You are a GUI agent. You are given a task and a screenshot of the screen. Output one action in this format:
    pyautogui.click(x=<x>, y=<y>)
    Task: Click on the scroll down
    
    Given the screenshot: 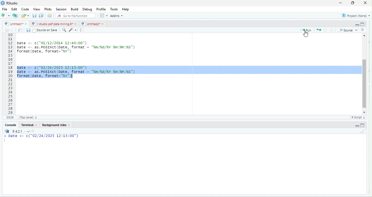 What is the action you would take?
    pyautogui.click(x=364, y=112)
    